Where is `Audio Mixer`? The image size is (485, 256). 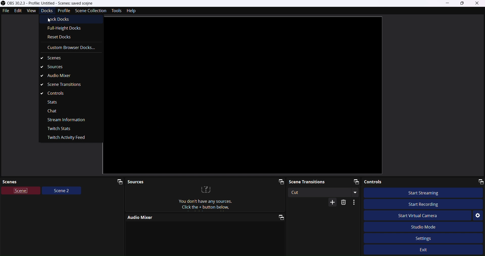 Audio Mixer is located at coordinates (190, 217).